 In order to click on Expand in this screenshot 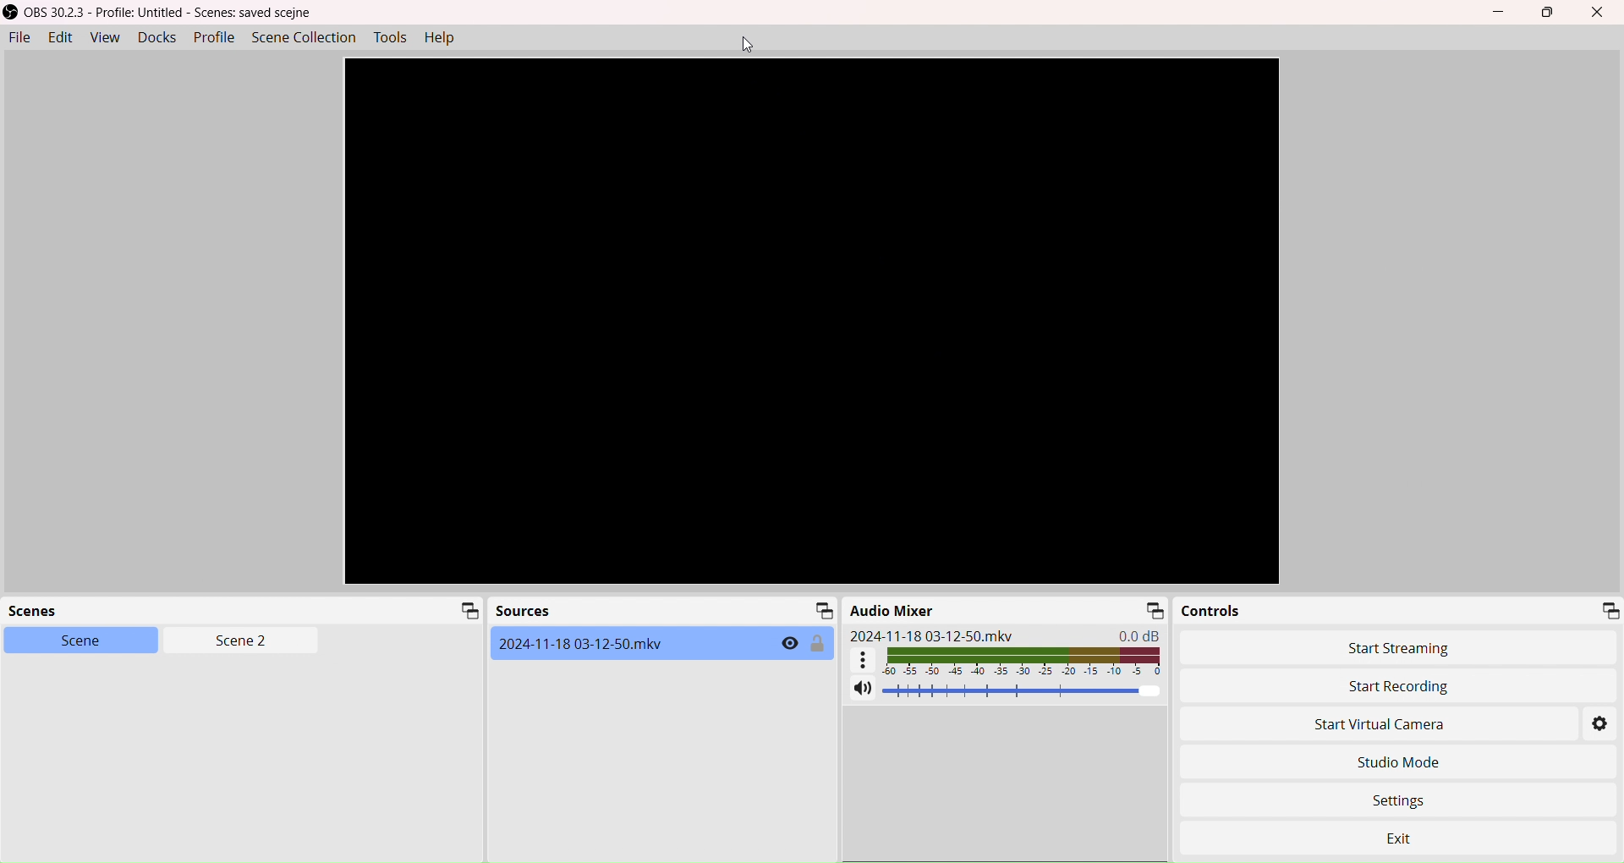, I will do `click(1153, 610)`.